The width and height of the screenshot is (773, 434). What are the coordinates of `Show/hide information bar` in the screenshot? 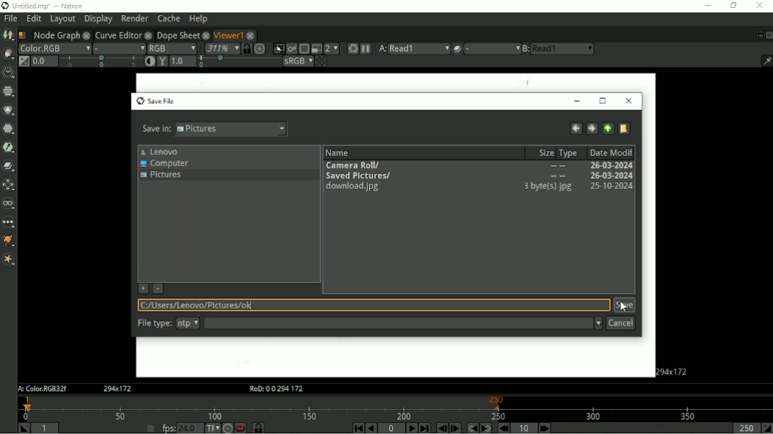 It's located at (766, 61).